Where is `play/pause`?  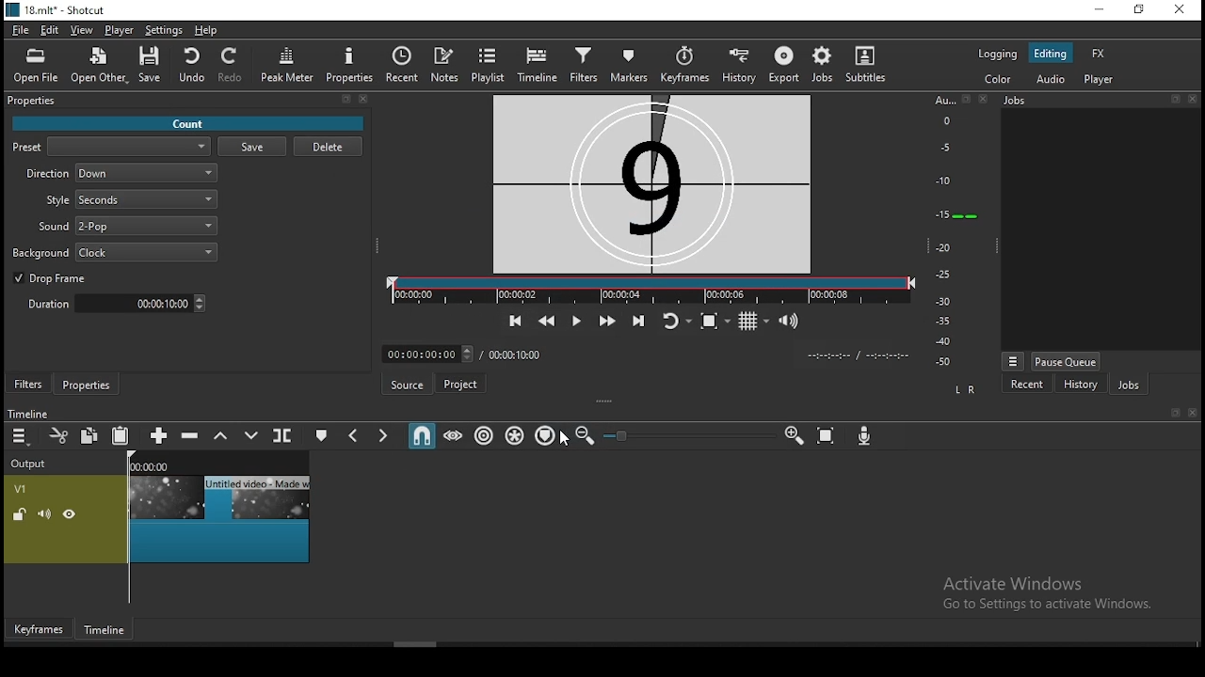 play/pause is located at coordinates (573, 321).